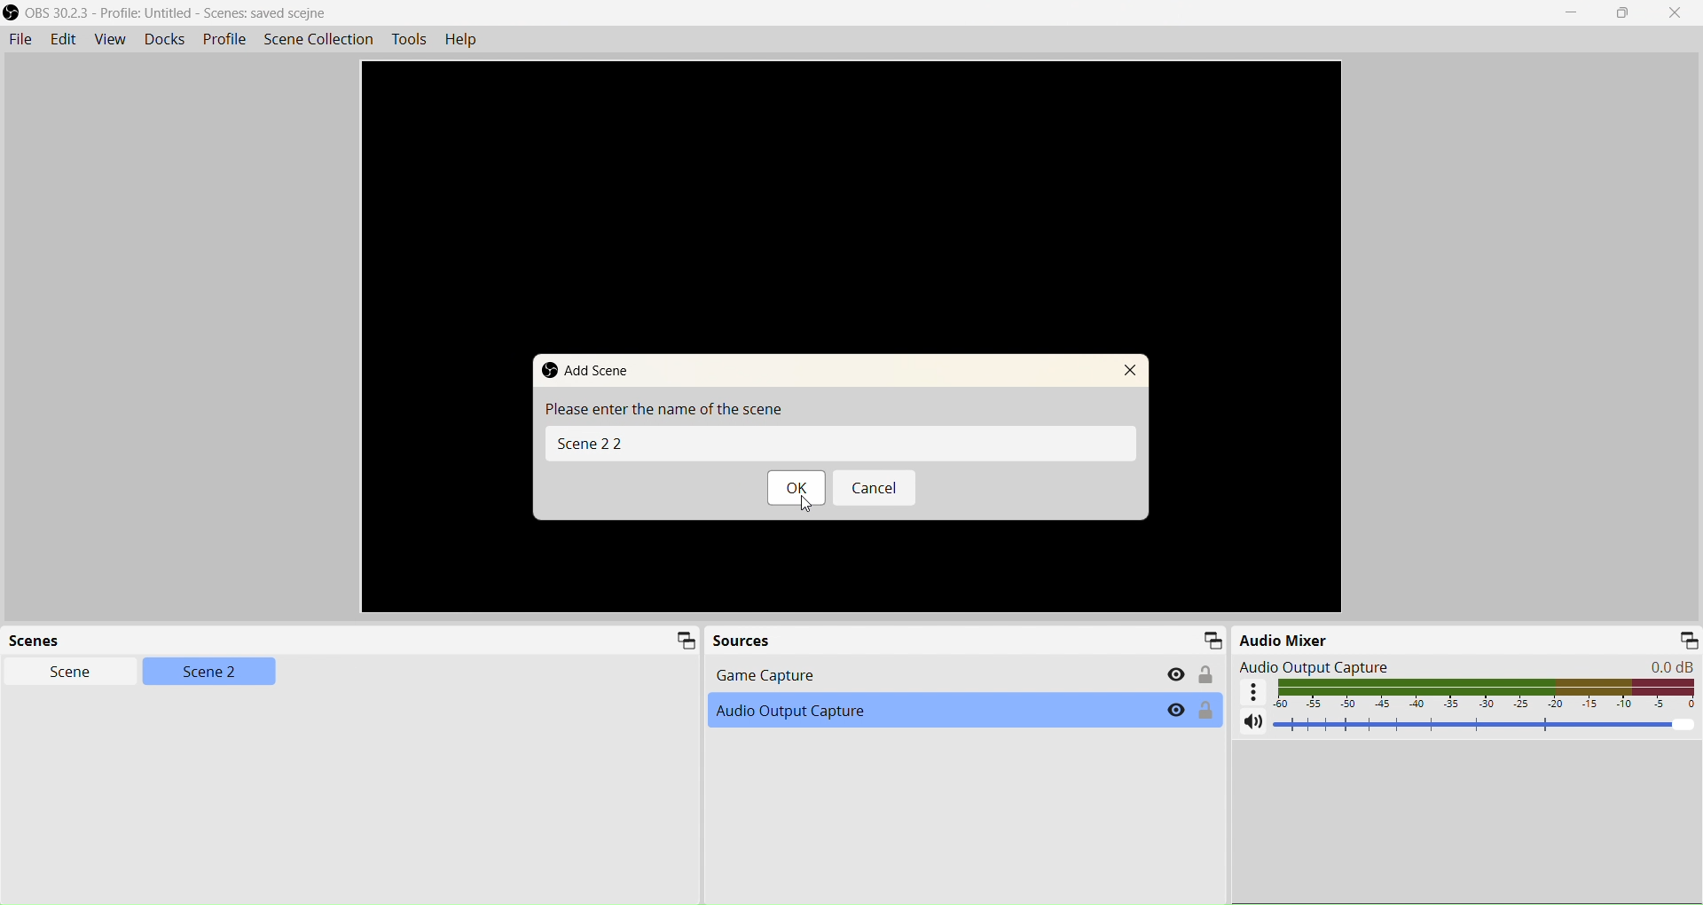  Describe the element at coordinates (164, 38) in the screenshot. I see `Docks` at that location.